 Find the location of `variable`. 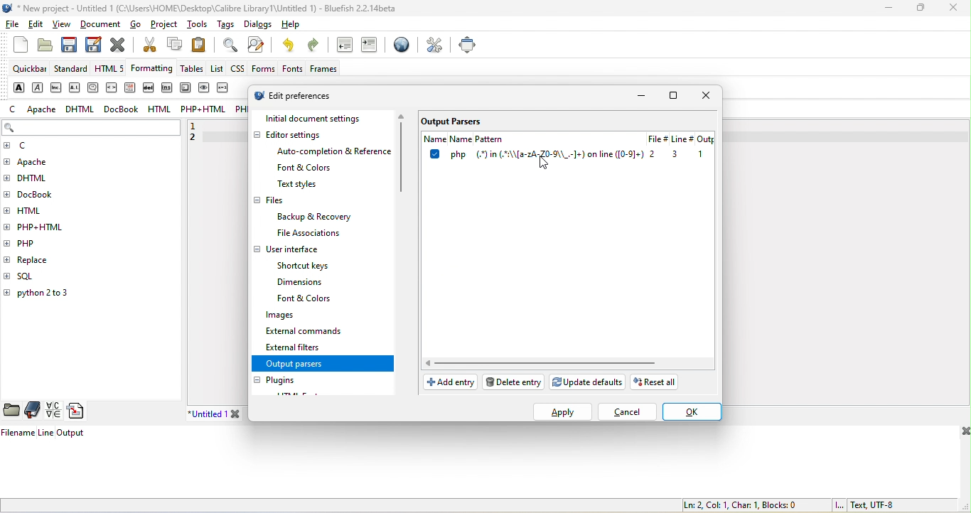

variable is located at coordinates (225, 88).